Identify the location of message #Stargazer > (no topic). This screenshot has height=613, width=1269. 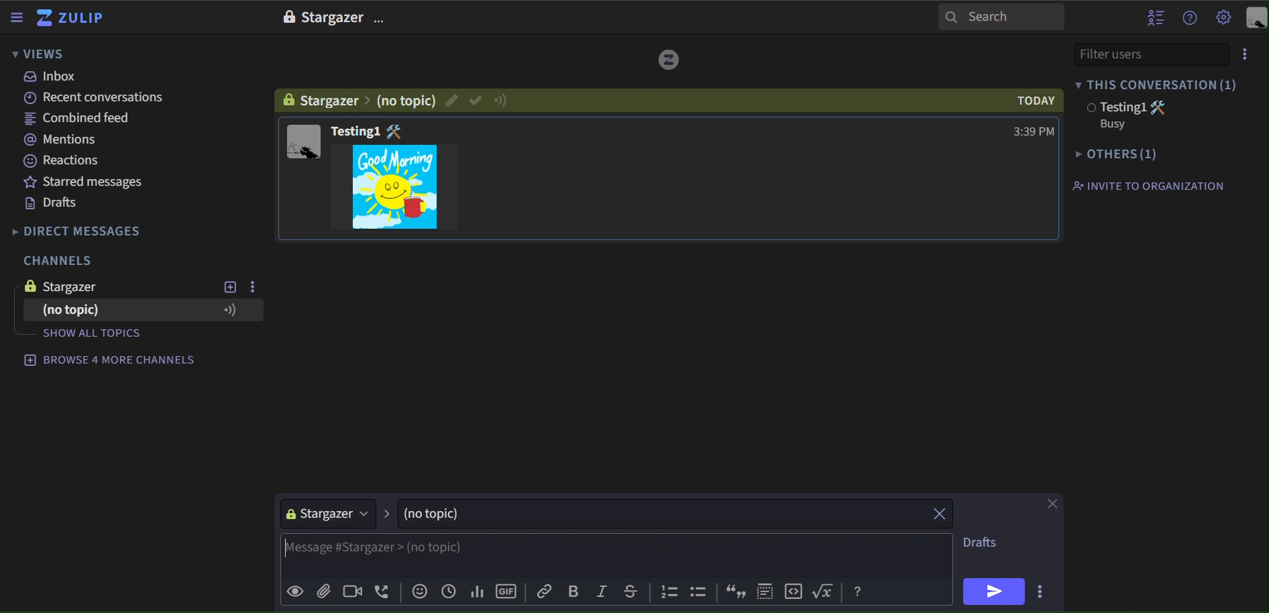
(616, 555).